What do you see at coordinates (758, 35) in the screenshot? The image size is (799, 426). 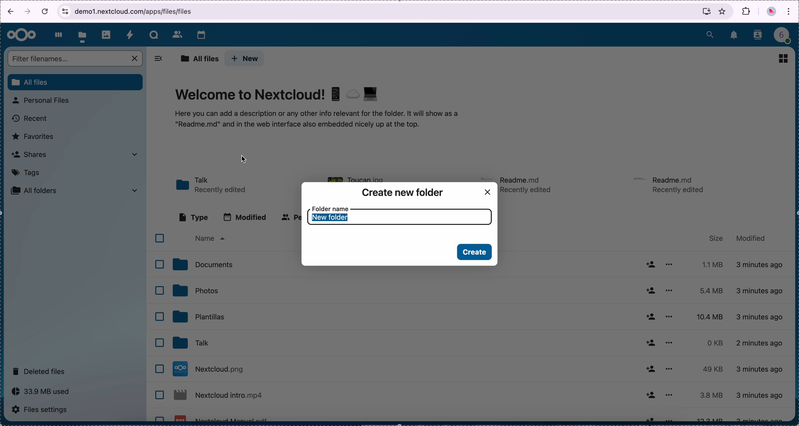 I see `contacts` at bounding box center [758, 35].